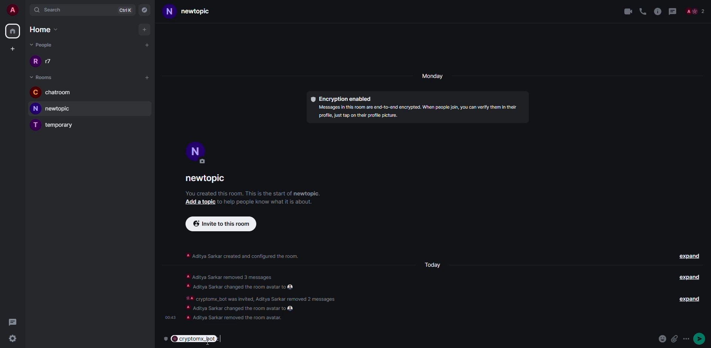 This screenshot has width=711, height=348. I want to click on newtopic, so click(210, 179).